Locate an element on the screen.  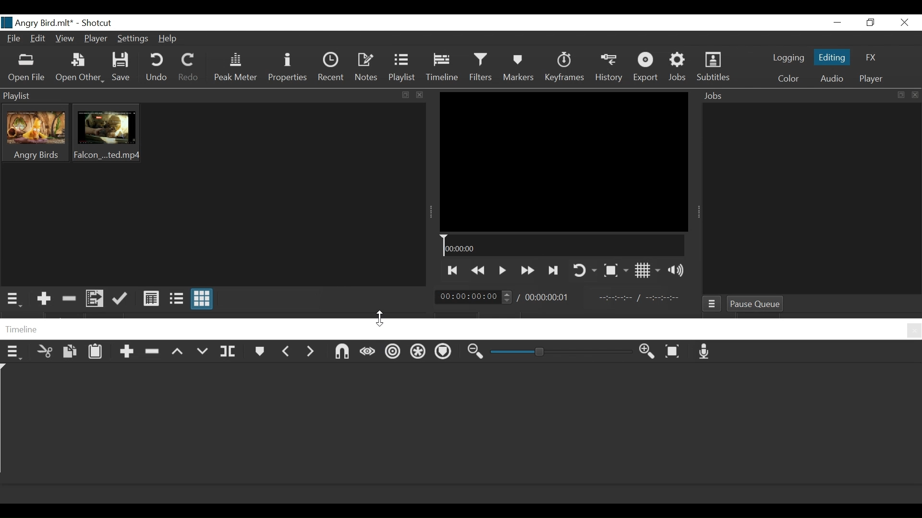
FX is located at coordinates (869, 58).